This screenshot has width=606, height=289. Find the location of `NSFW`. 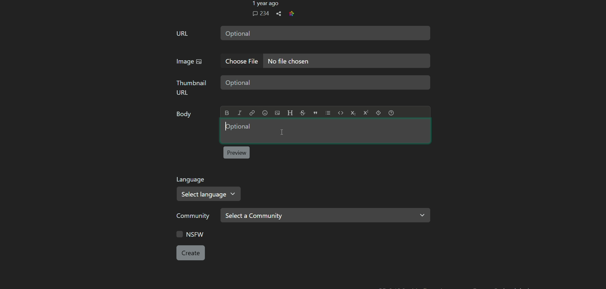

NSFW is located at coordinates (192, 235).